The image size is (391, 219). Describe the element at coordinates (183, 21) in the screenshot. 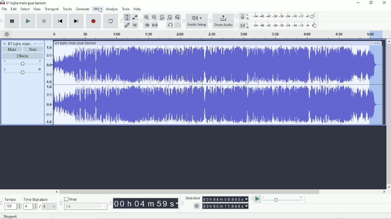

I see `Audacity audio setup toolbar` at that location.